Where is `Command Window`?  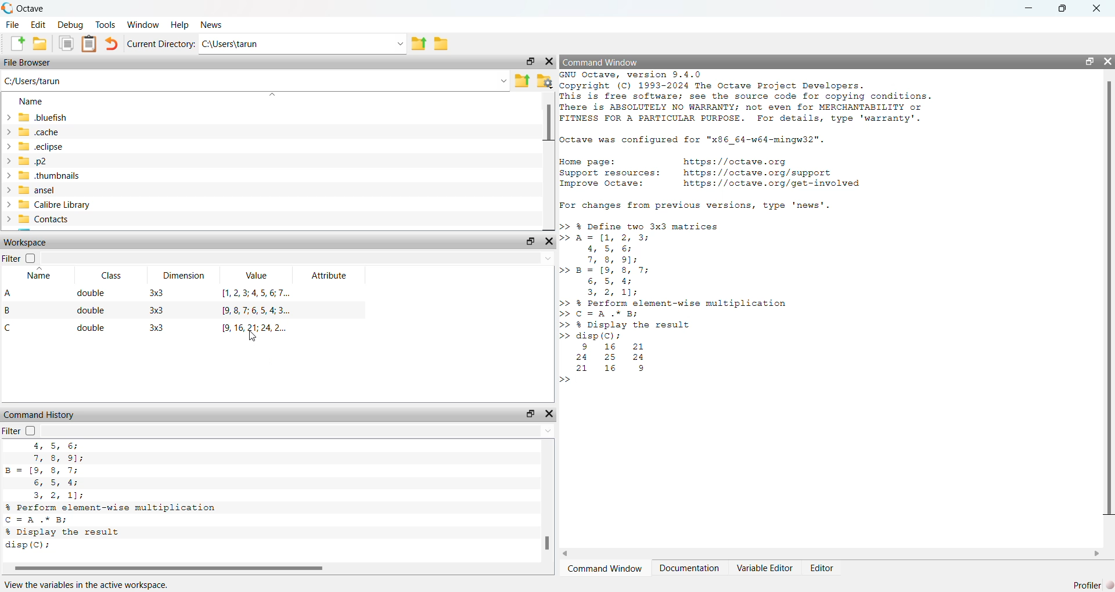 Command Window is located at coordinates (601, 62).